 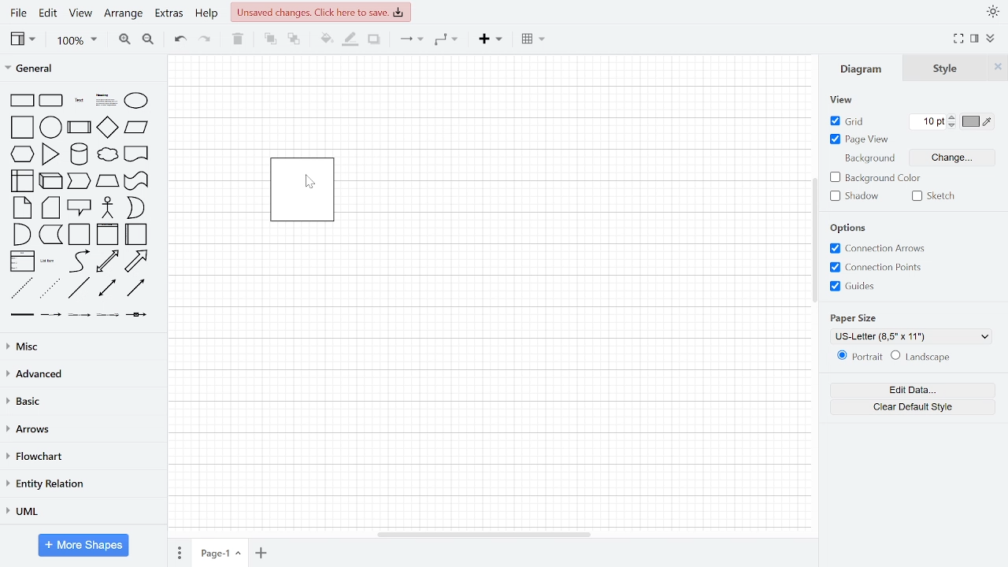 What do you see at coordinates (83, 545) in the screenshot?
I see `more shapes` at bounding box center [83, 545].